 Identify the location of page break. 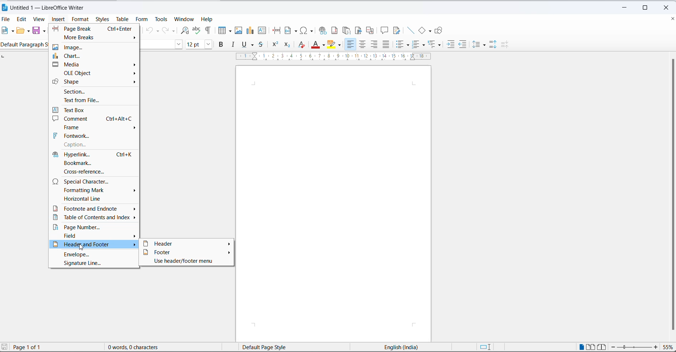
(276, 31).